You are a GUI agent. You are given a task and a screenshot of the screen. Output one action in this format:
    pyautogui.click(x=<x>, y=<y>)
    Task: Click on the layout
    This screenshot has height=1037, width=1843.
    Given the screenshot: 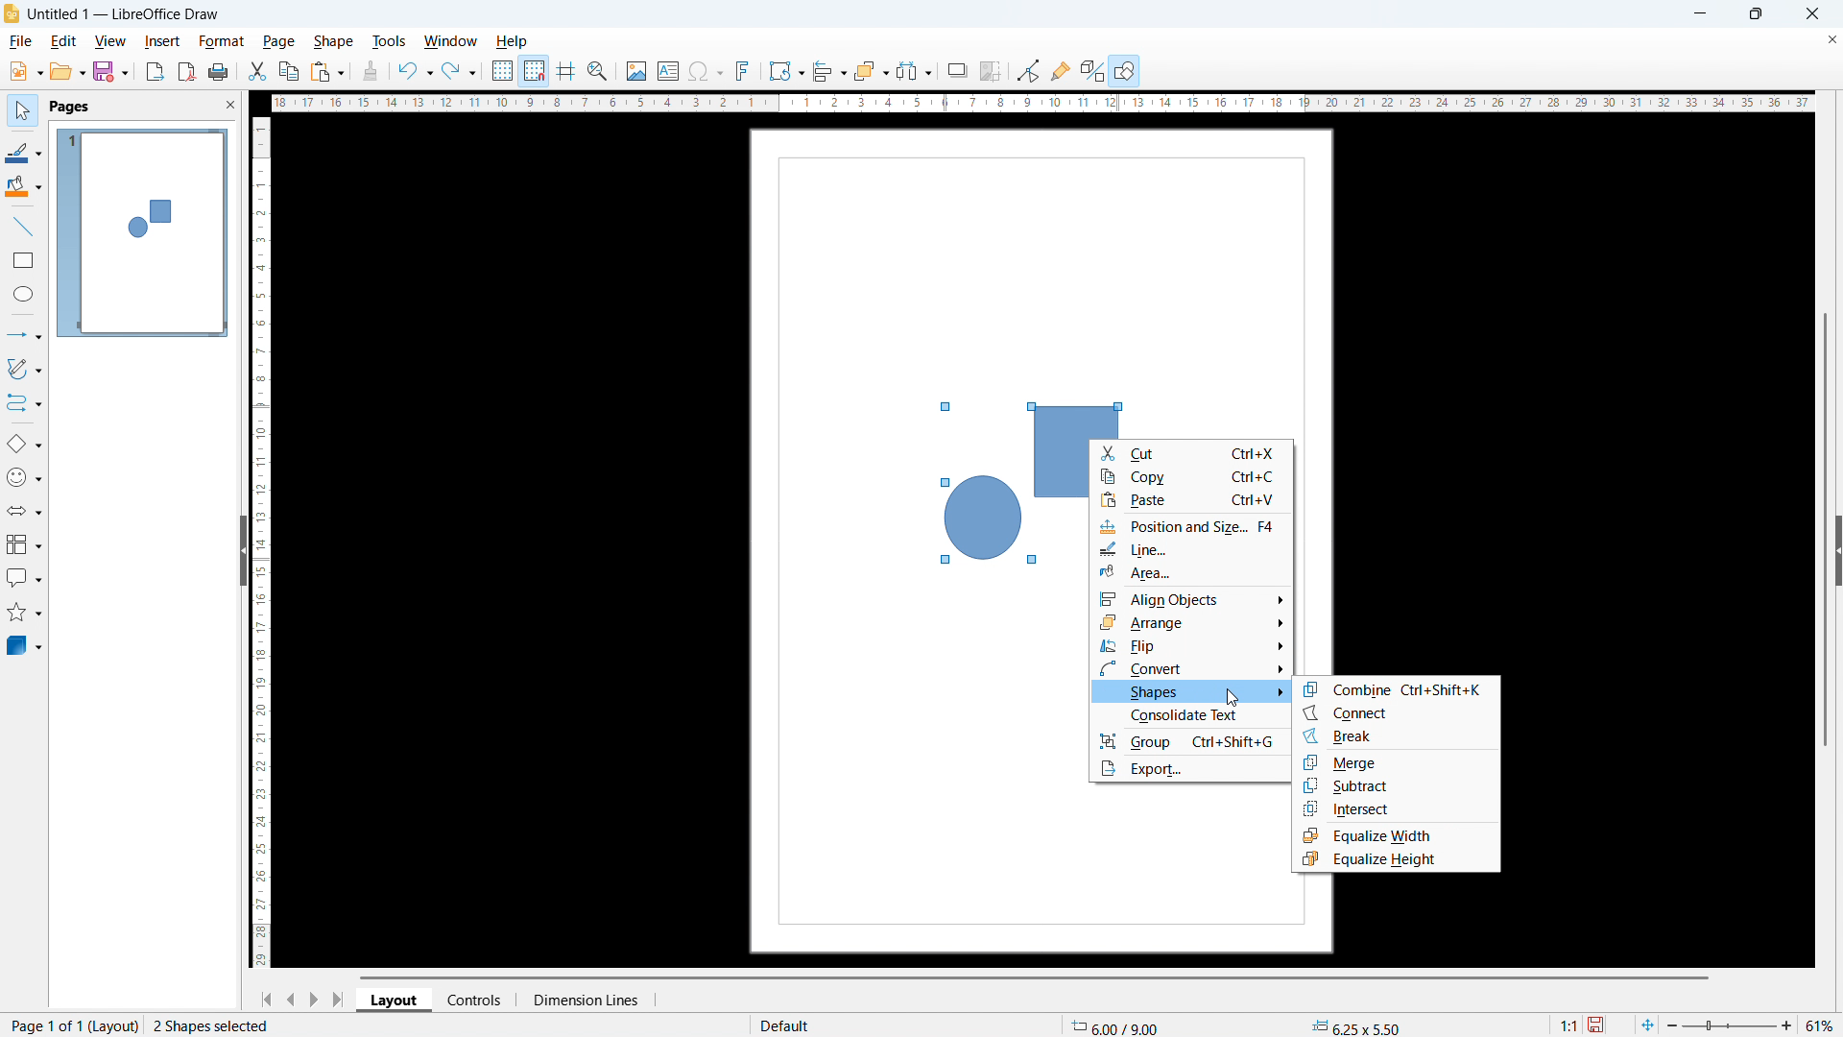 What is the action you would take?
    pyautogui.click(x=395, y=1001)
    